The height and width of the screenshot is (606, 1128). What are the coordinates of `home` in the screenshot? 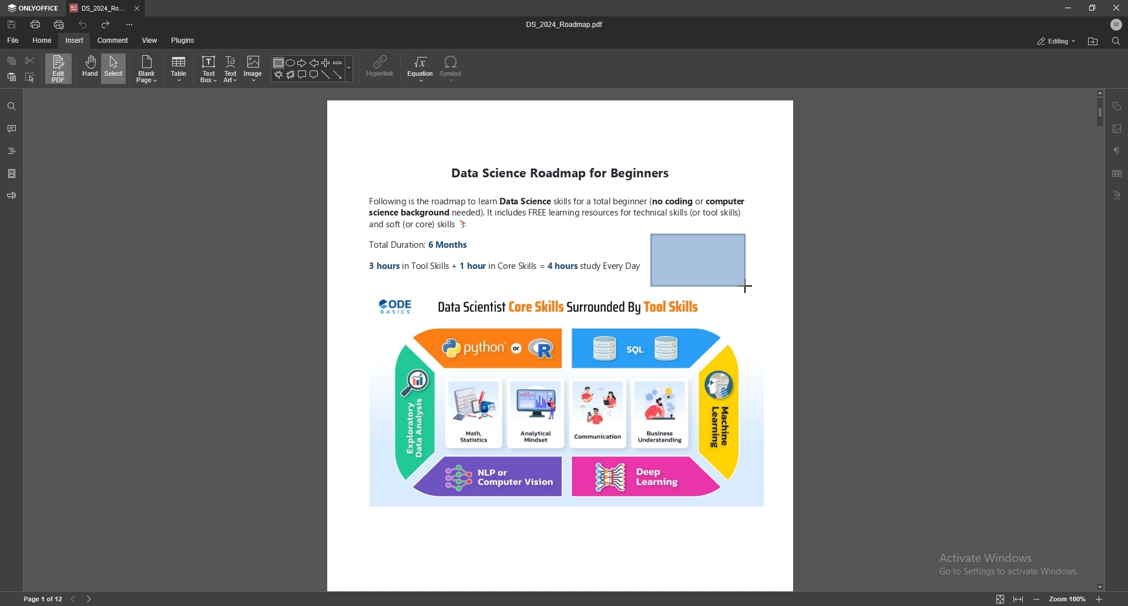 It's located at (43, 41).